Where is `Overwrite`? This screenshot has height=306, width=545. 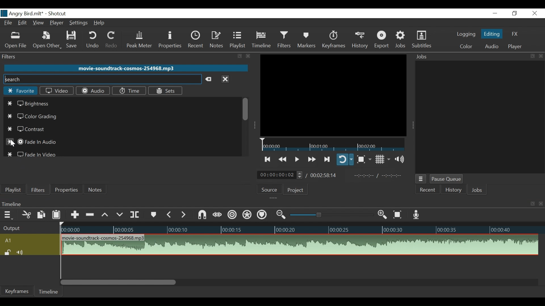 Overwrite is located at coordinates (120, 214).